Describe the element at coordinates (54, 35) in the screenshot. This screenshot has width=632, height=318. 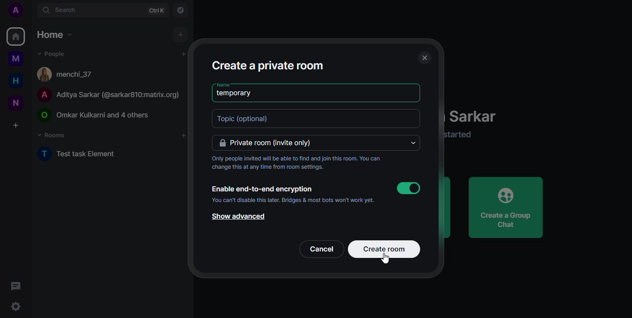
I see `home` at that location.